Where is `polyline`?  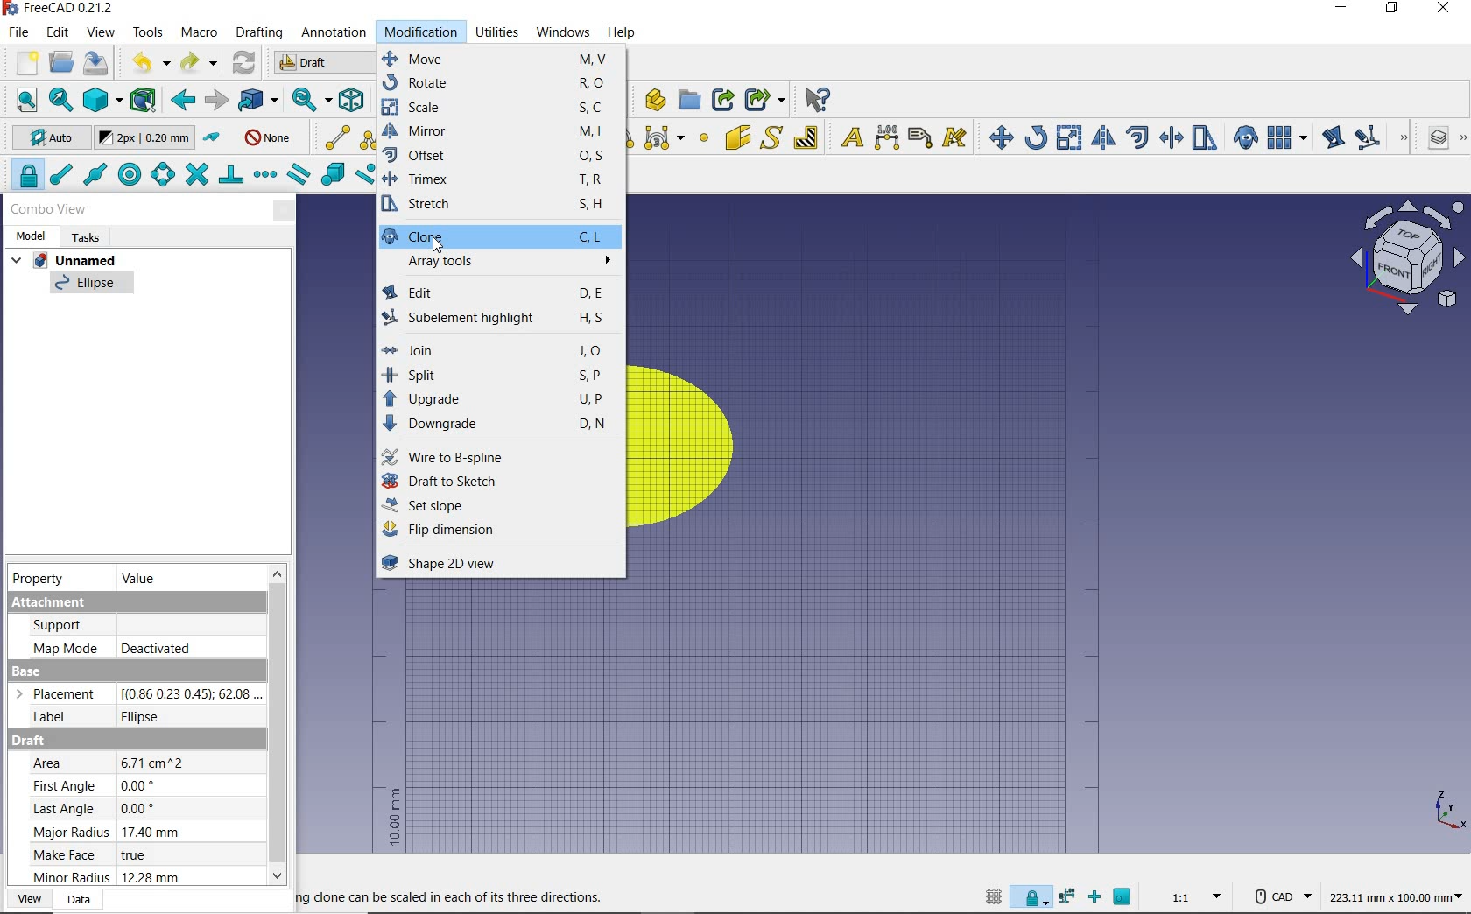
polyline is located at coordinates (370, 137).